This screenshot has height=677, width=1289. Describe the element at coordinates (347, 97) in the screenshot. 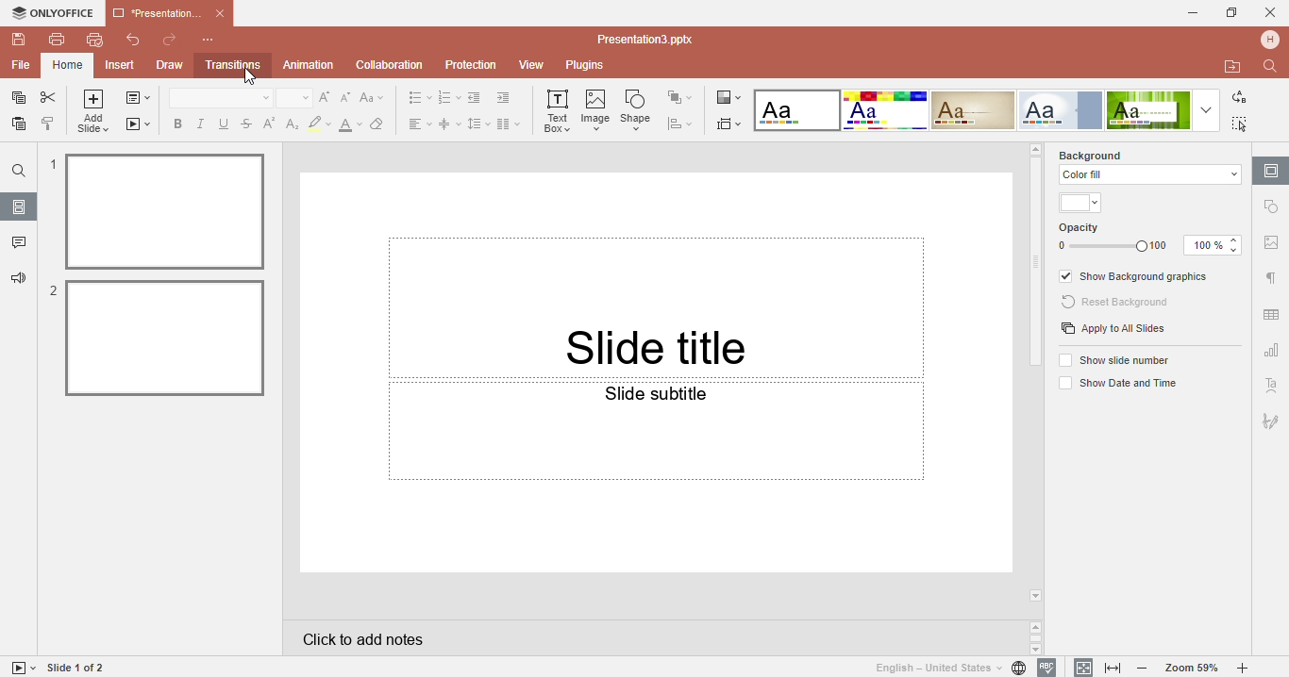

I see `Decrement font size` at that location.